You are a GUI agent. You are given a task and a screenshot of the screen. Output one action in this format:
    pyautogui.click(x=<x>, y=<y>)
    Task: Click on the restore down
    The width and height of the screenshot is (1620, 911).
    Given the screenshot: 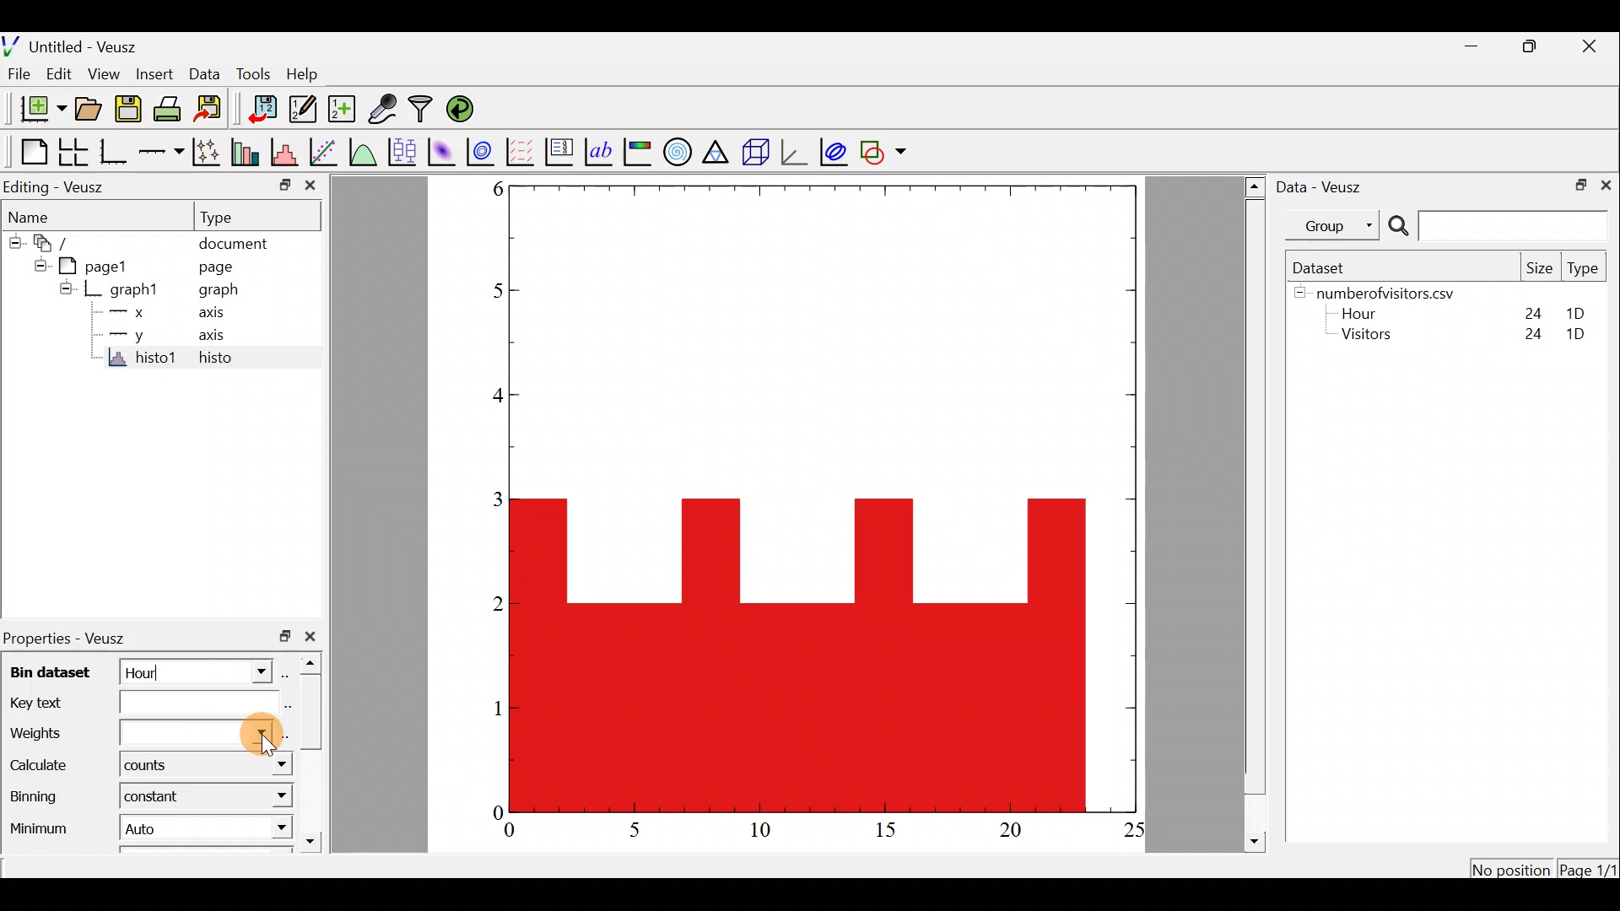 What is the action you would take?
    pyautogui.click(x=1534, y=49)
    